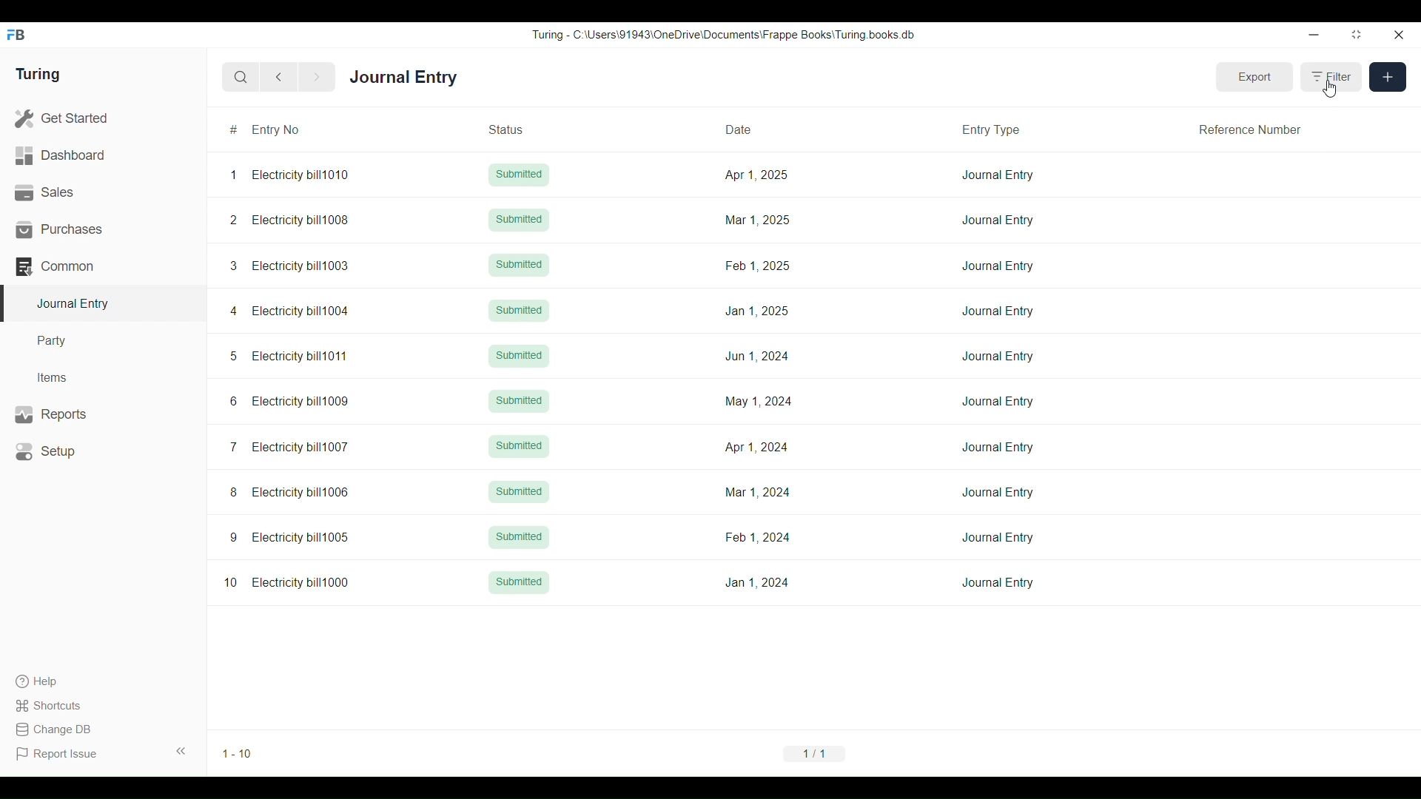 The image size is (1421, 799). Describe the element at coordinates (997, 583) in the screenshot. I see `Journal Entry` at that location.